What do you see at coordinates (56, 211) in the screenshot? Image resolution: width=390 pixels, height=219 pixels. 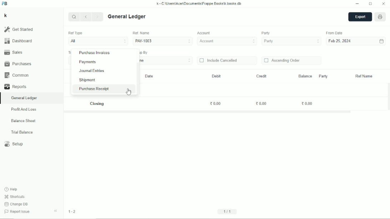 I see `Hide sidebar` at bounding box center [56, 211].